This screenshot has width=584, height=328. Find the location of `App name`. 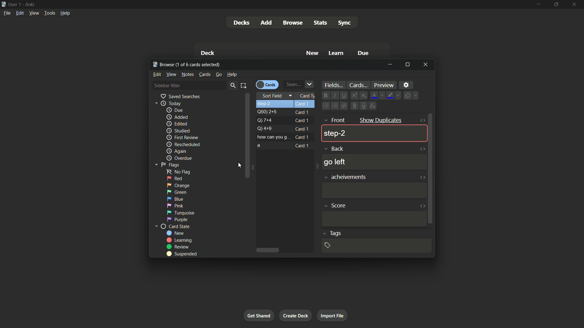

App name is located at coordinates (31, 5).